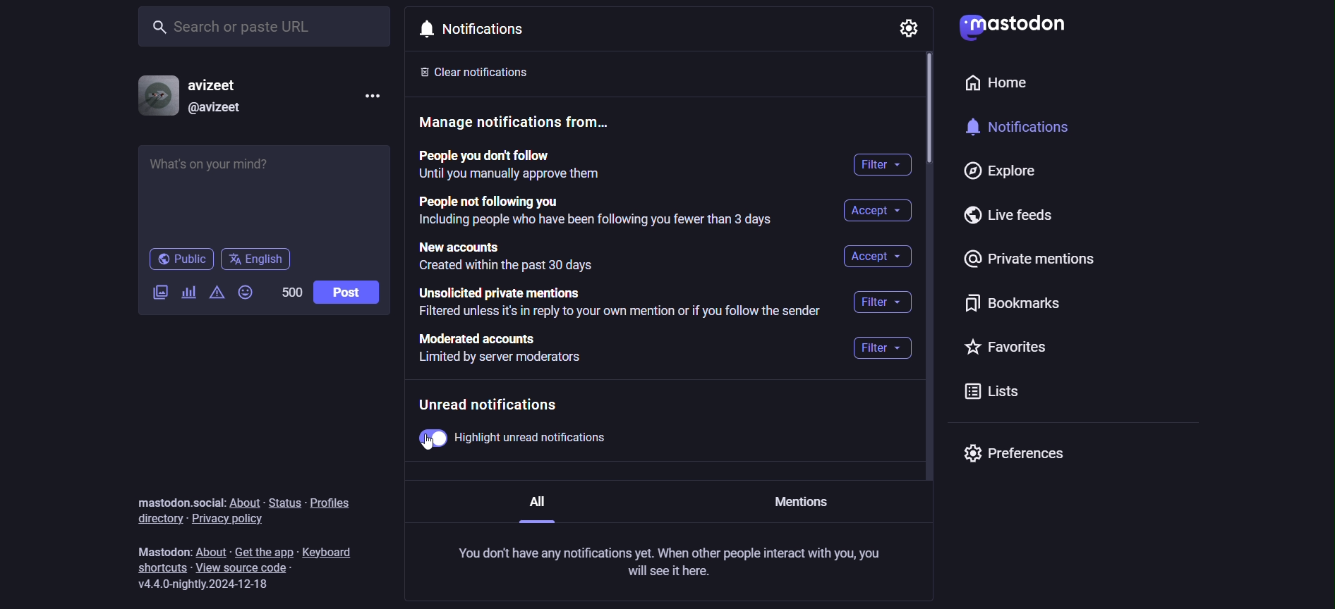 The width and height of the screenshot is (1335, 609). I want to click on lists, so click(988, 395).